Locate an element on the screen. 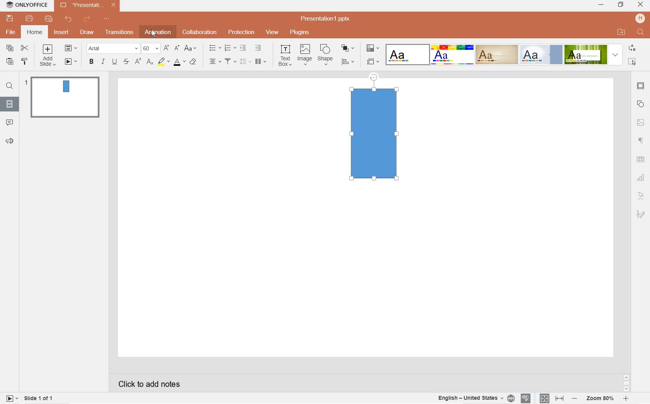 The height and width of the screenshot is (404, 650). numbering is located at coordinates (229, 48).